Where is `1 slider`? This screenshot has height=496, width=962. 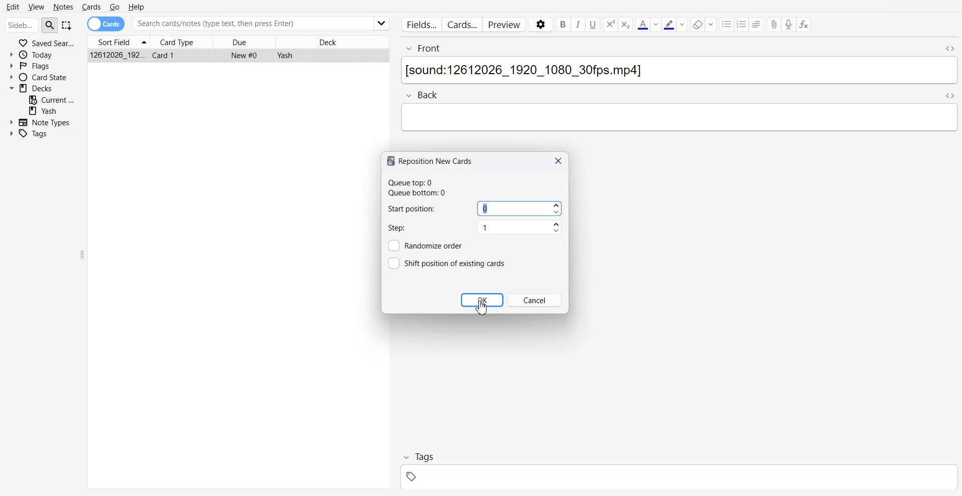 1 slider is located at coordinates (520, 229).